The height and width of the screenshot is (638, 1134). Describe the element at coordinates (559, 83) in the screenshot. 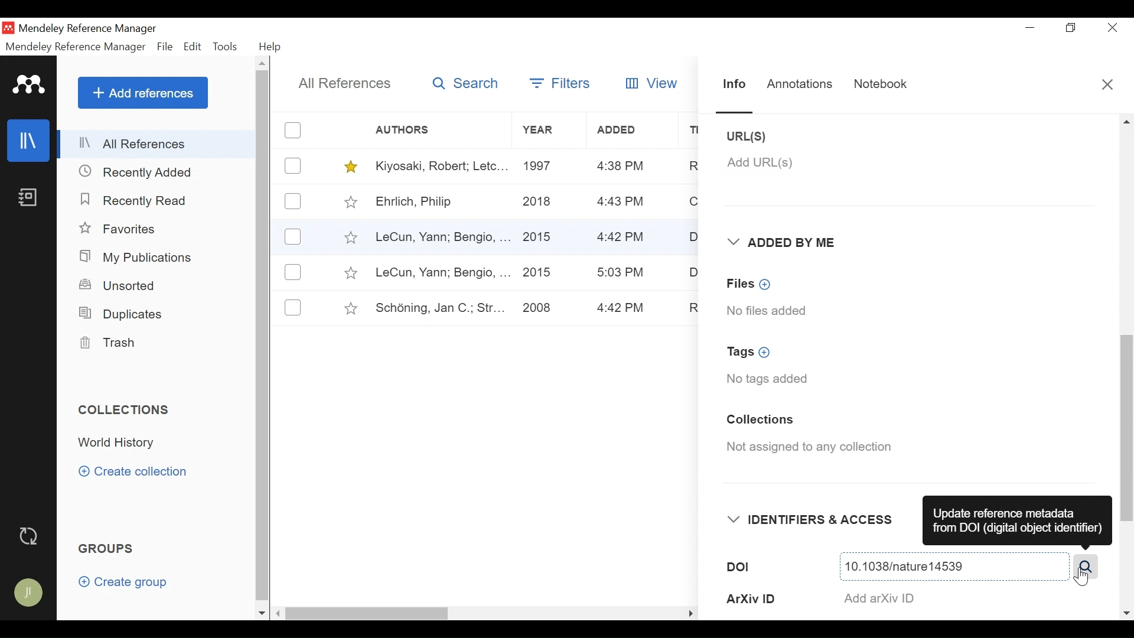

I see `Filters` at that location.